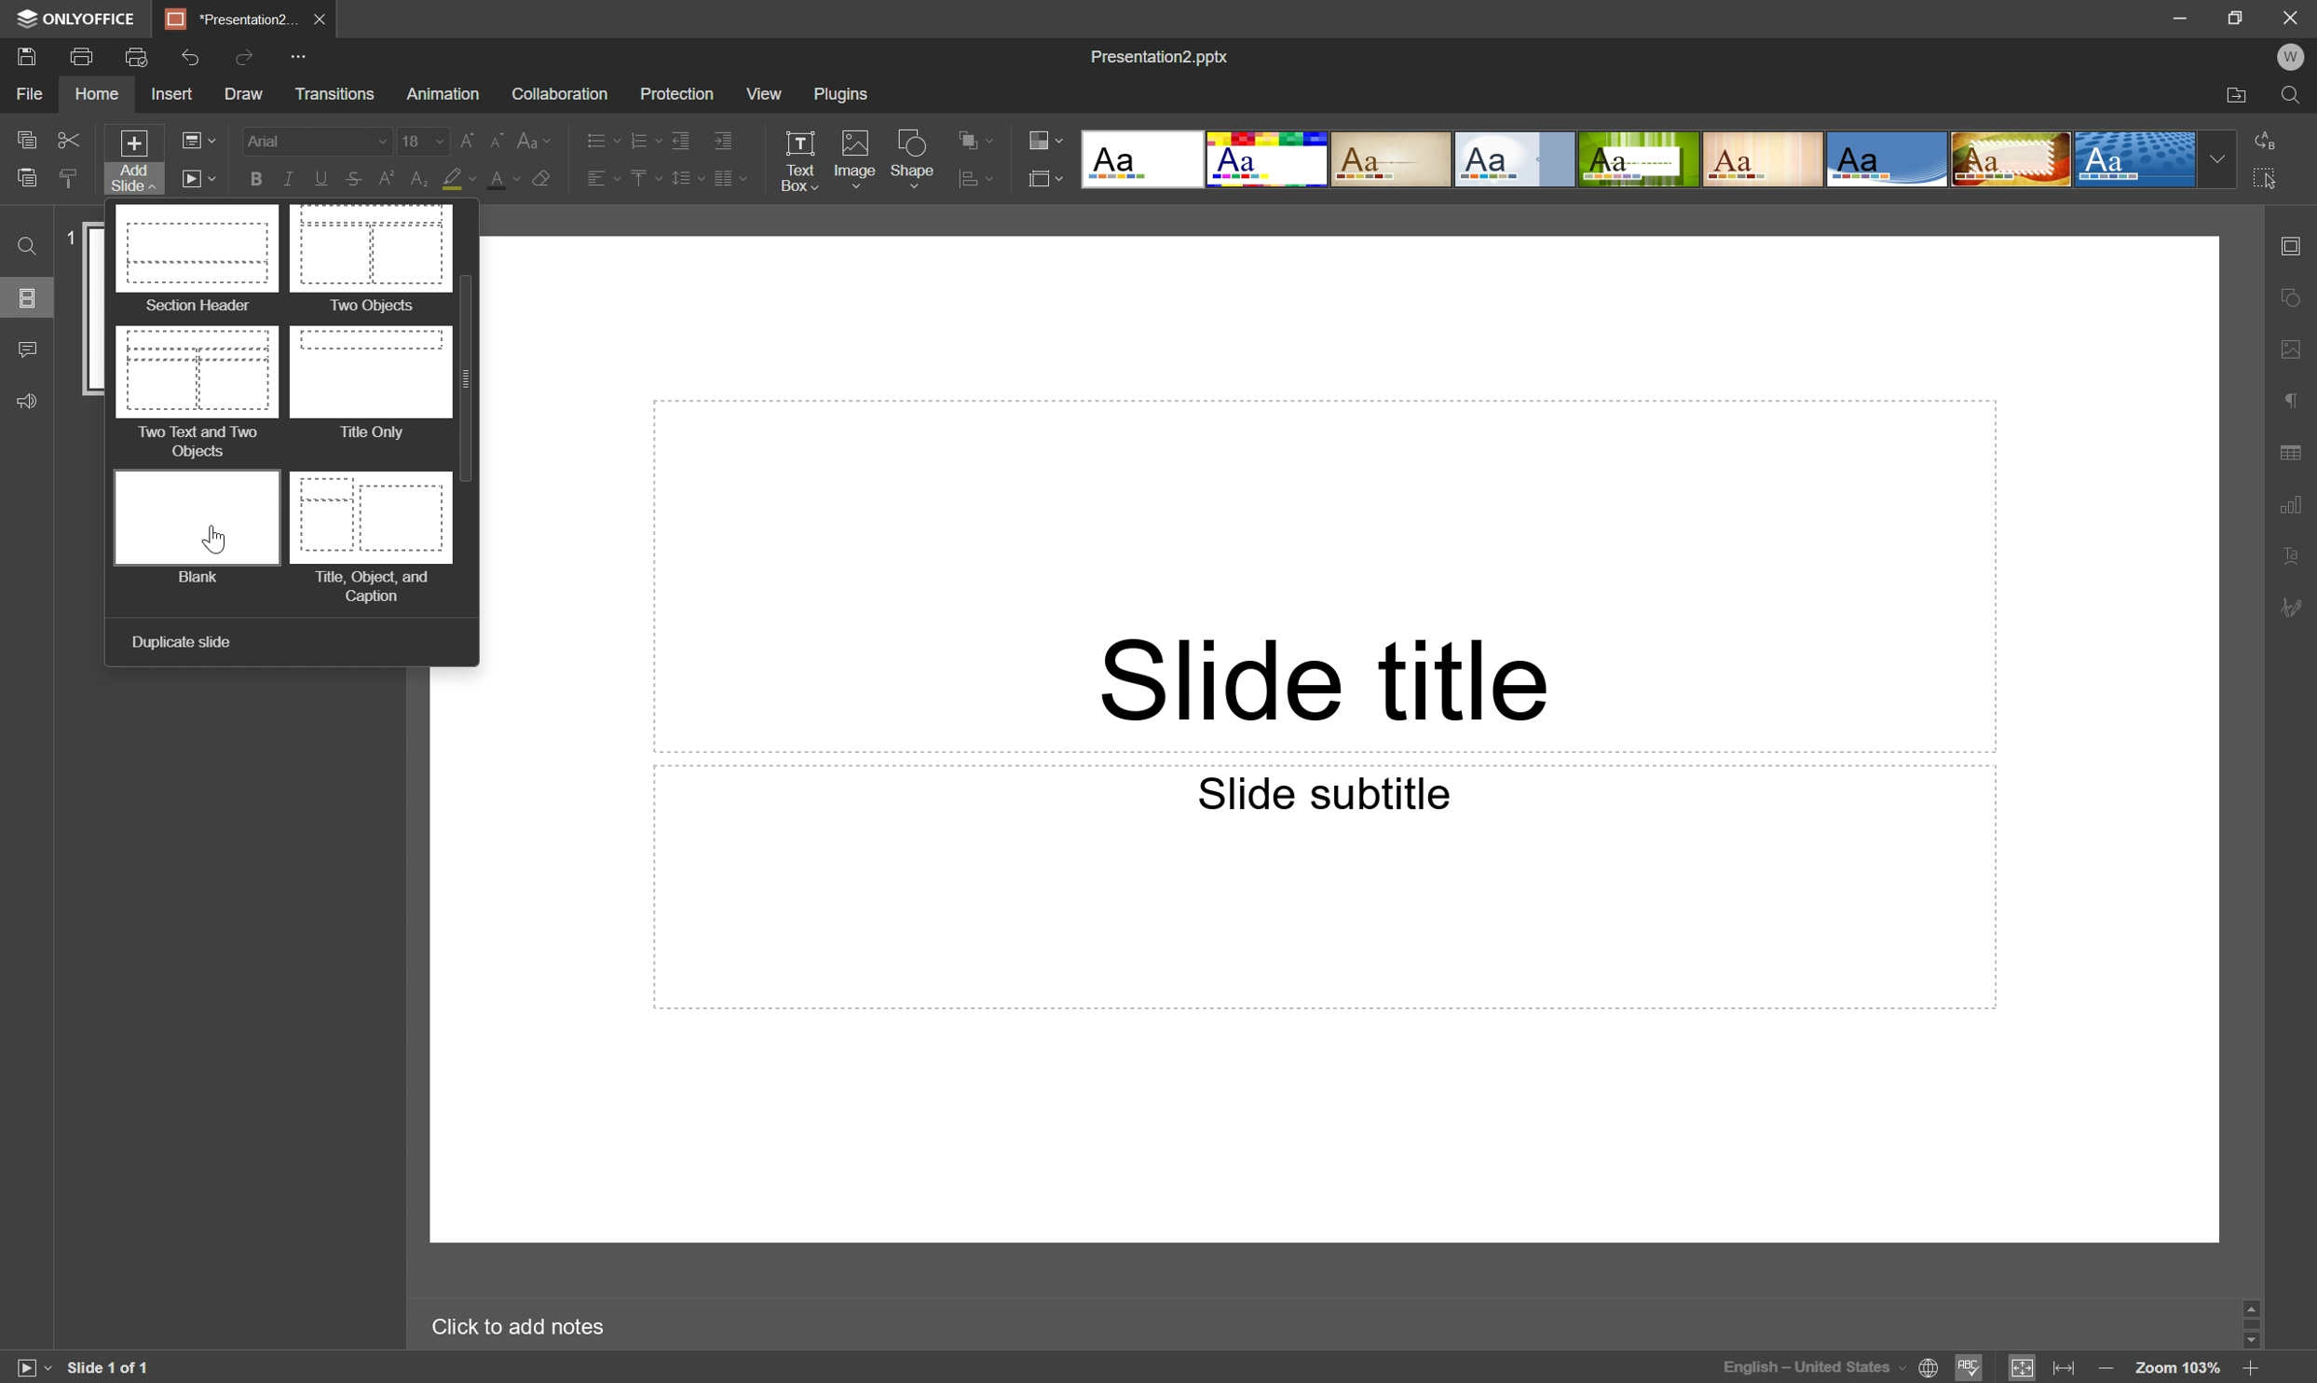  What do you see at coordinates (2239, 95) in the screenshot?
I see `Open file location` at bounding box center [2239, 95].